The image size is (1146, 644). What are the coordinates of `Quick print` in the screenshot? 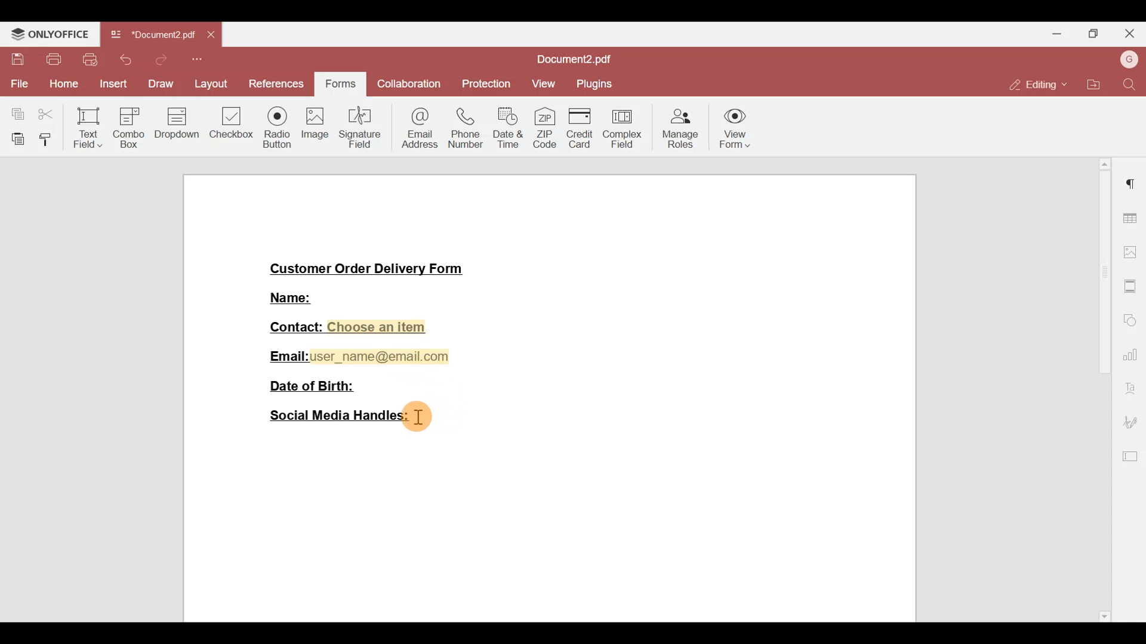 It's located at (91, 60).